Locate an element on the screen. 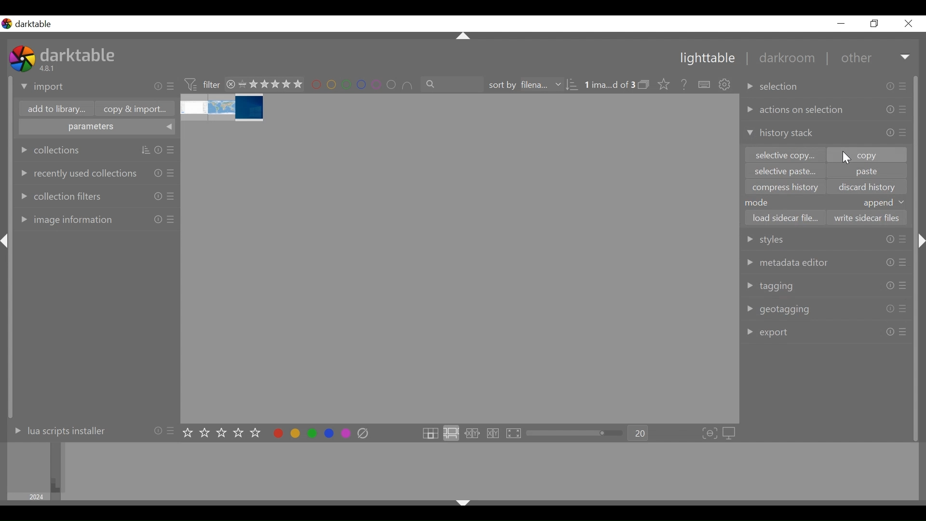 The height and width of the screenshot is (521, 926). actions on selection is located at coordinates (794, 110).